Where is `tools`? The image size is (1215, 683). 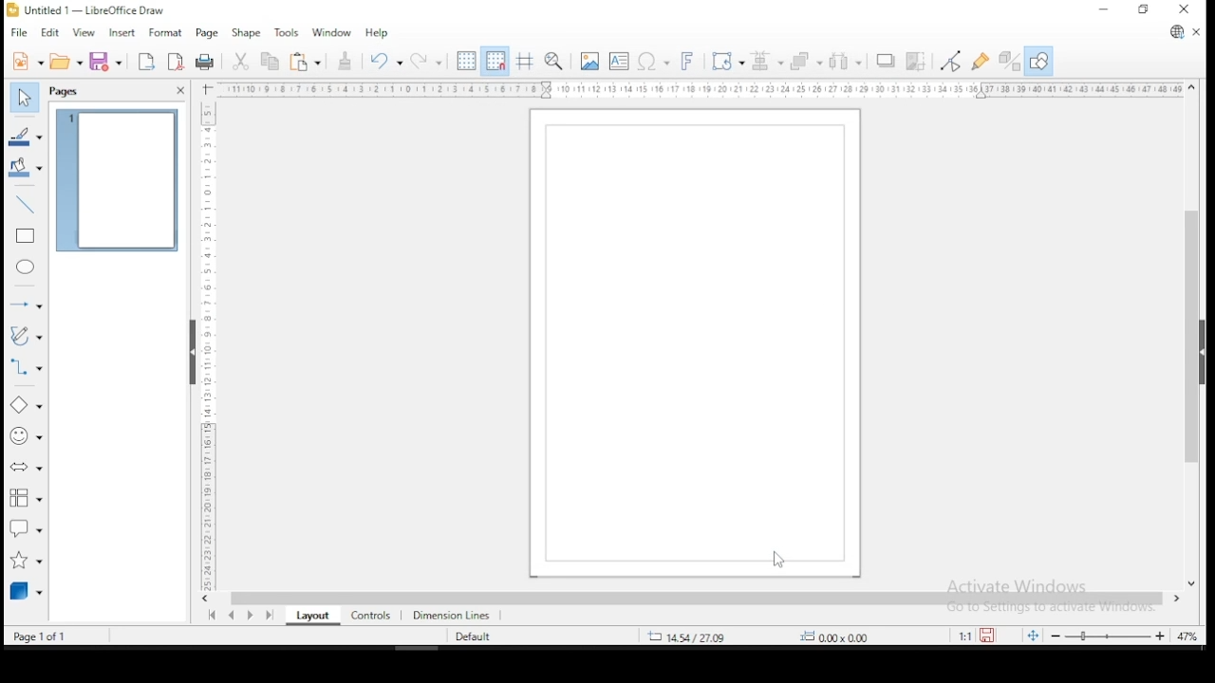
tools is located at coordinates (288, 31).